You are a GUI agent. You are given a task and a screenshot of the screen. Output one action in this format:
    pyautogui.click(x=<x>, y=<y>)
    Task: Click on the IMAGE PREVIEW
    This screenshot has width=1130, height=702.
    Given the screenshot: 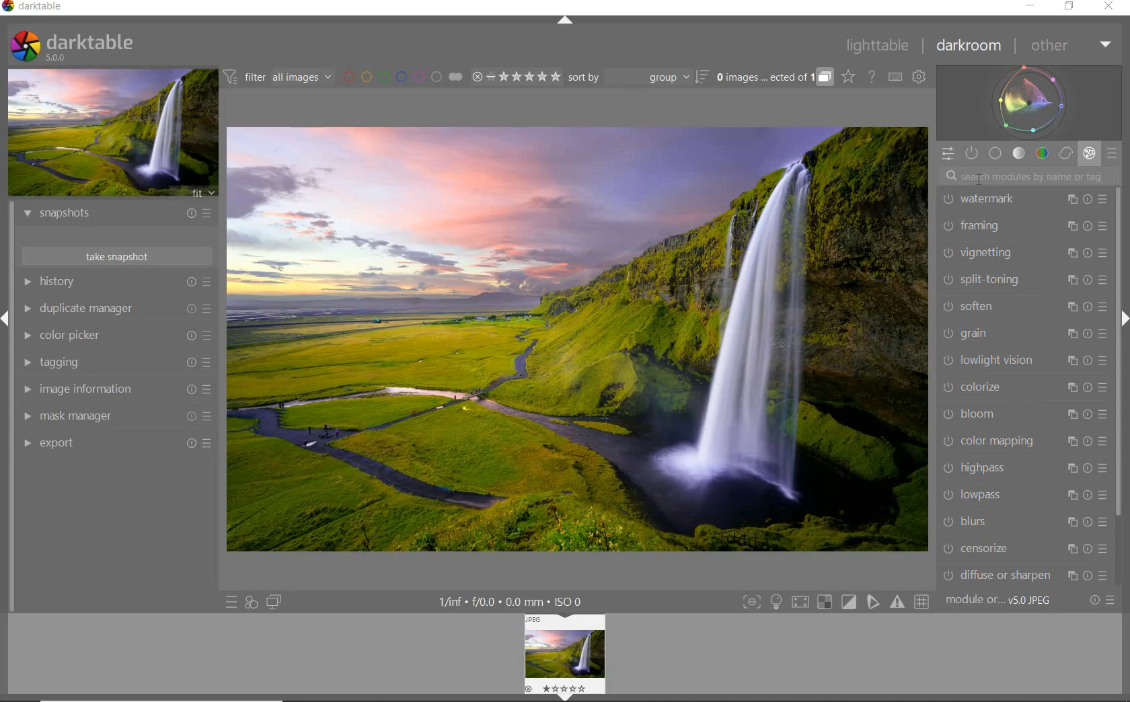 What is the action you would take?
    pyautogui.click(x=562, y=652)
    